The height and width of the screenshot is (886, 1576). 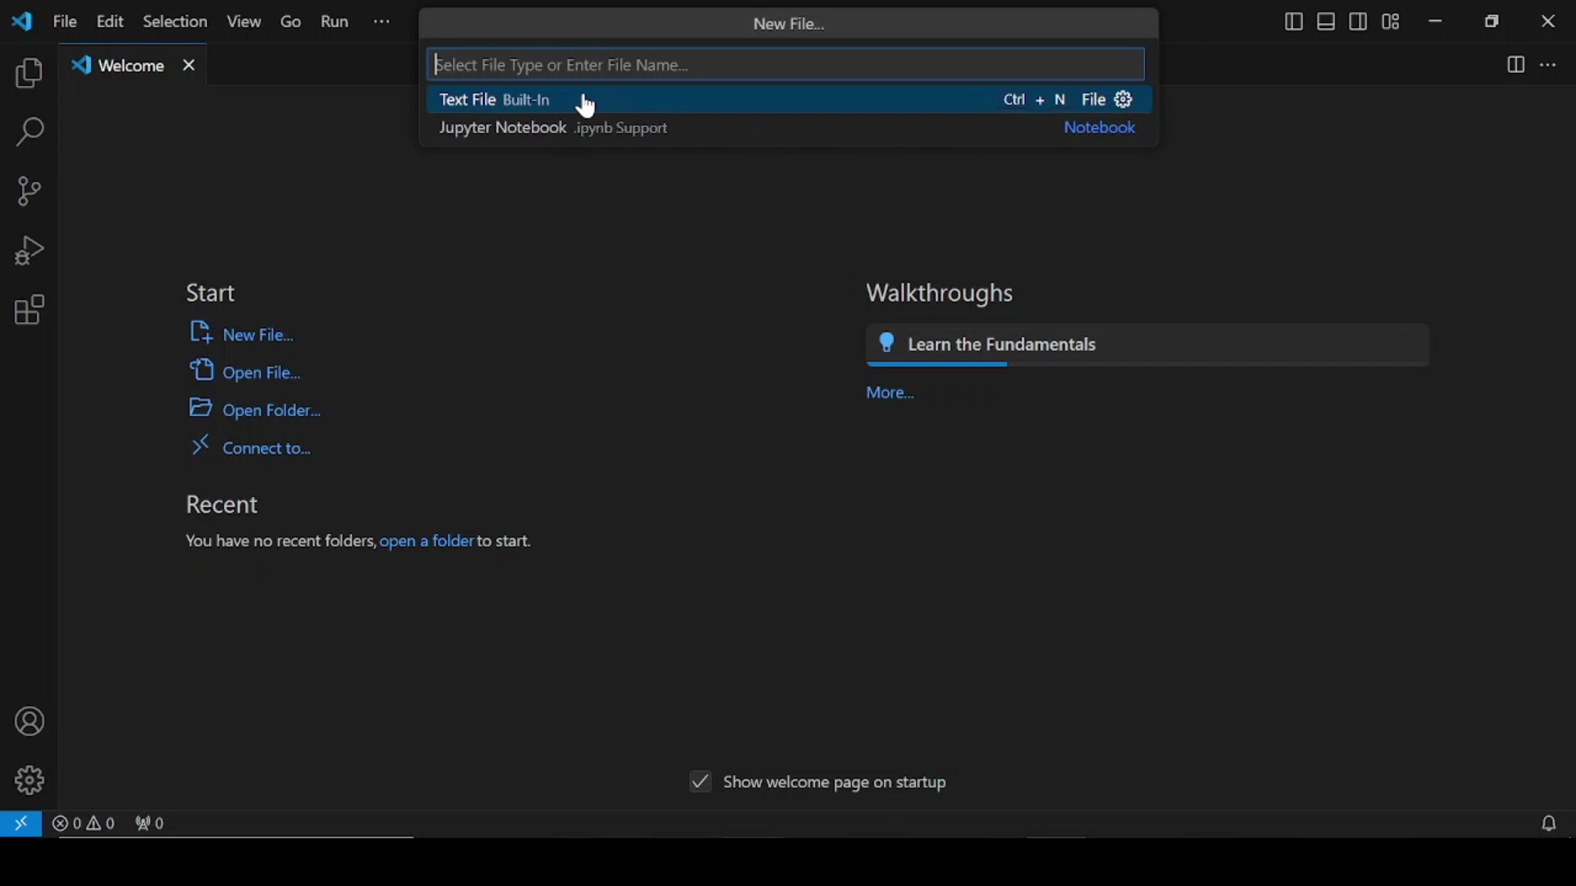 What do you see at coordinates (245, 371) in the screenshot?
I see `open file` at bounding box center [245, 371].